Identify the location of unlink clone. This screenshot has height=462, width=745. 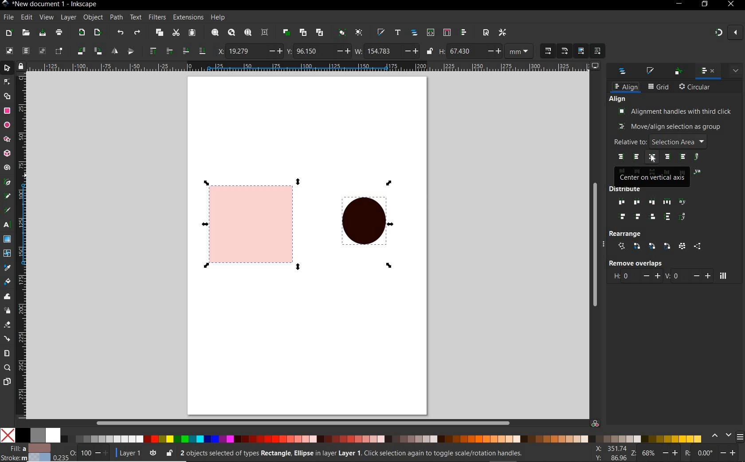
(321, 32).